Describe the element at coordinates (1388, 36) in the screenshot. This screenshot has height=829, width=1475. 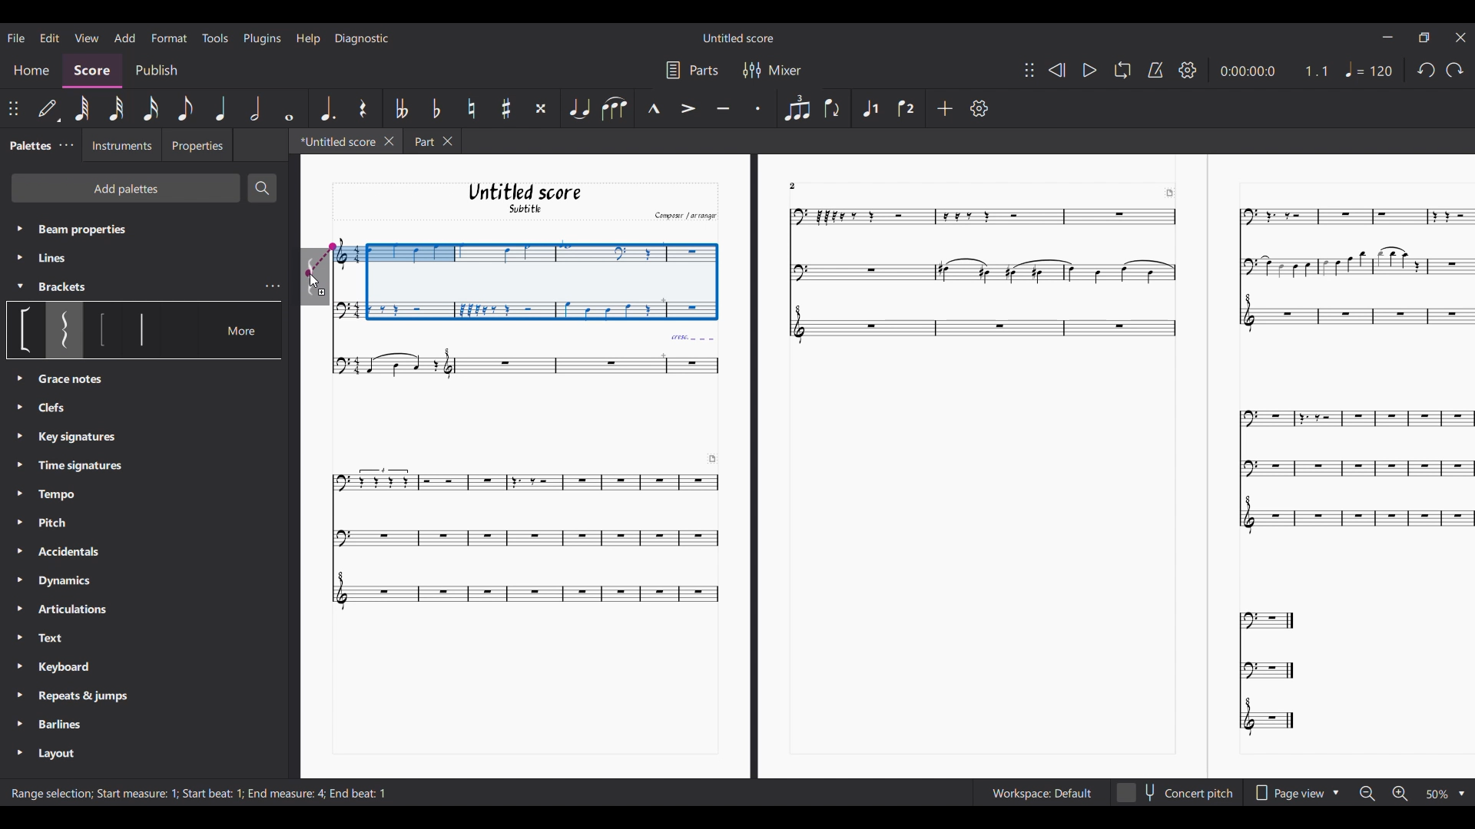
I see `Minimize` at that location.